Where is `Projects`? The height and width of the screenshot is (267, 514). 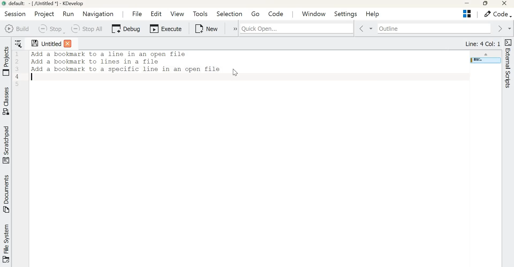 Projects is located at coordinates (6, 61).